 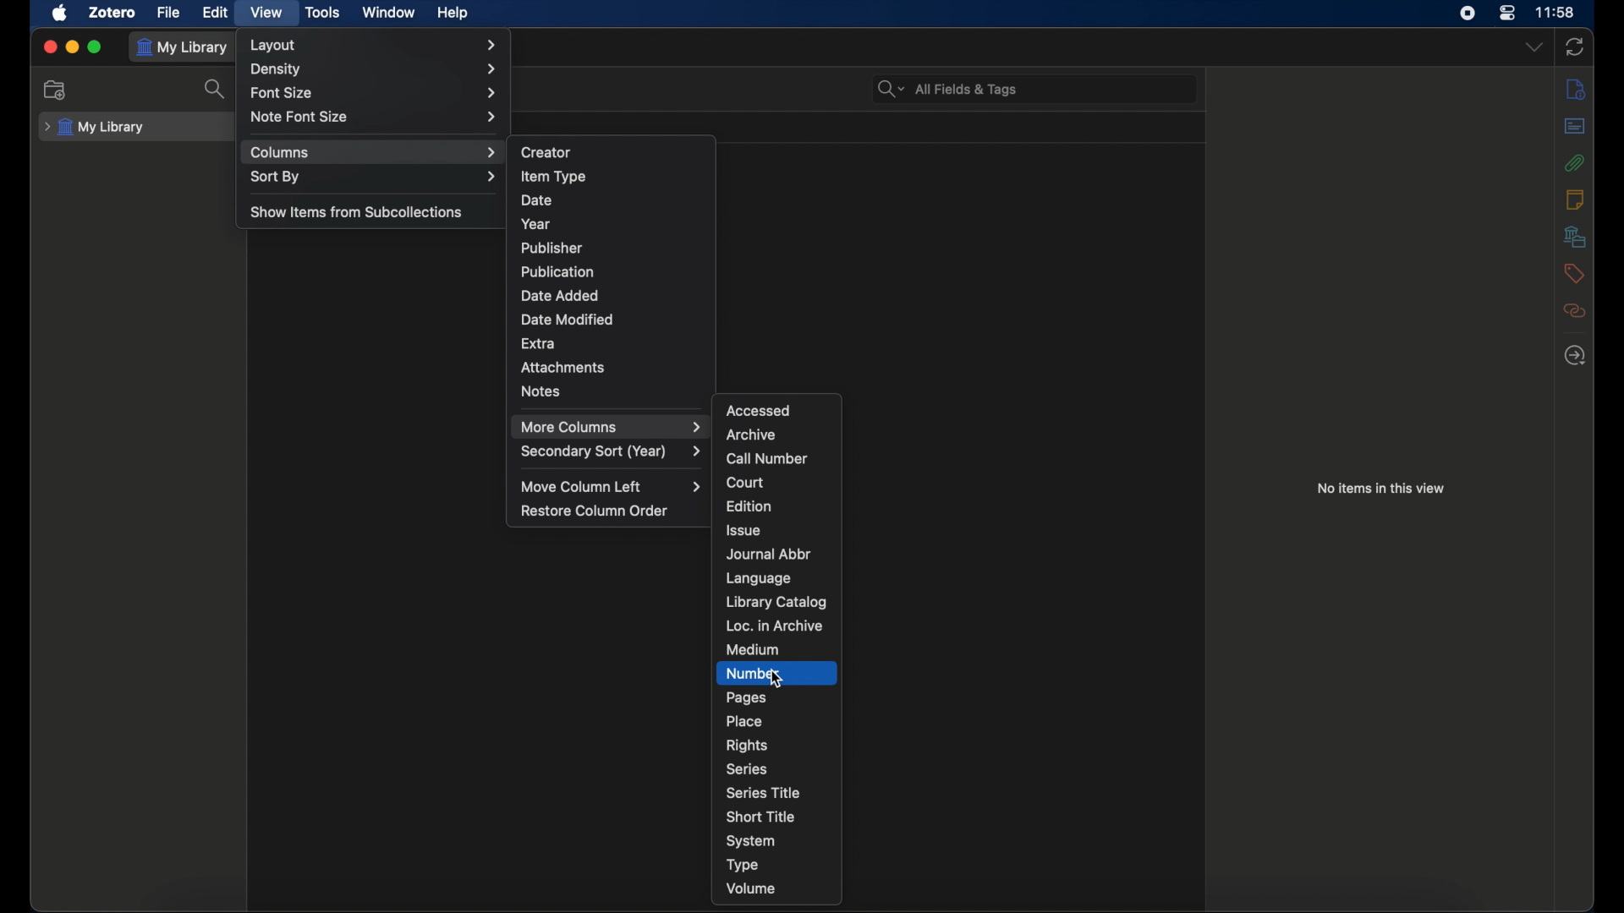 What do you see at coordinates (1575, 48) in the screenshot?
I see `sync` at bounding box center [1575, 48].